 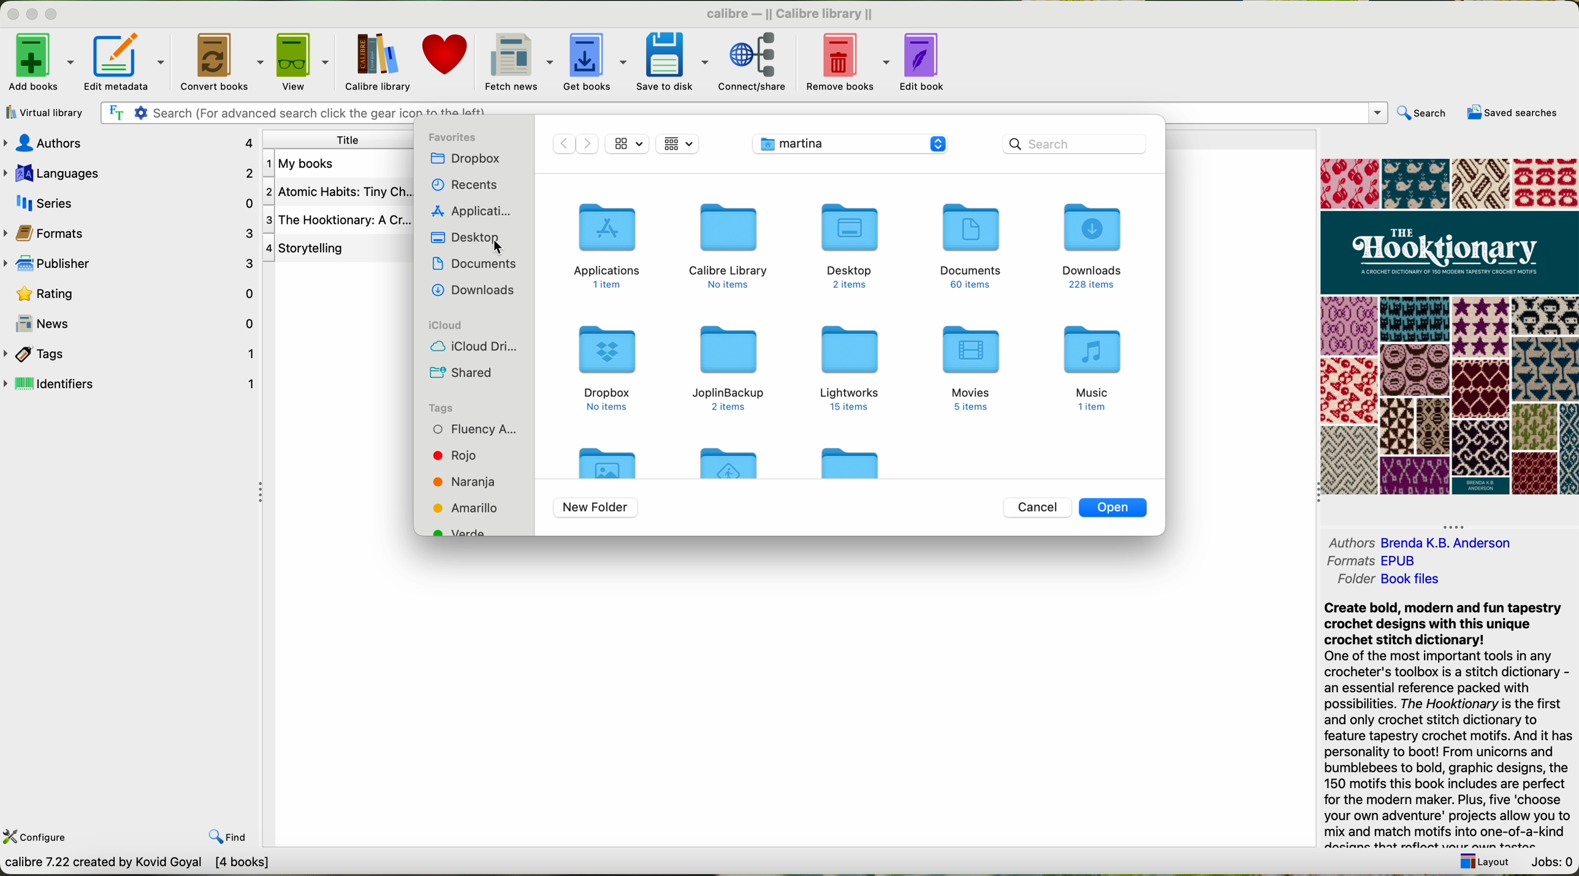 What do you see at coordinates (126, 352) in the screenshot?
I see `tags` at bounding box center [126, 352].